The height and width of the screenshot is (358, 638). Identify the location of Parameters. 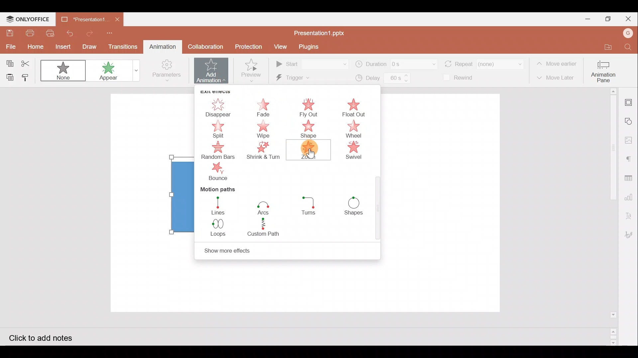
(165, 72).